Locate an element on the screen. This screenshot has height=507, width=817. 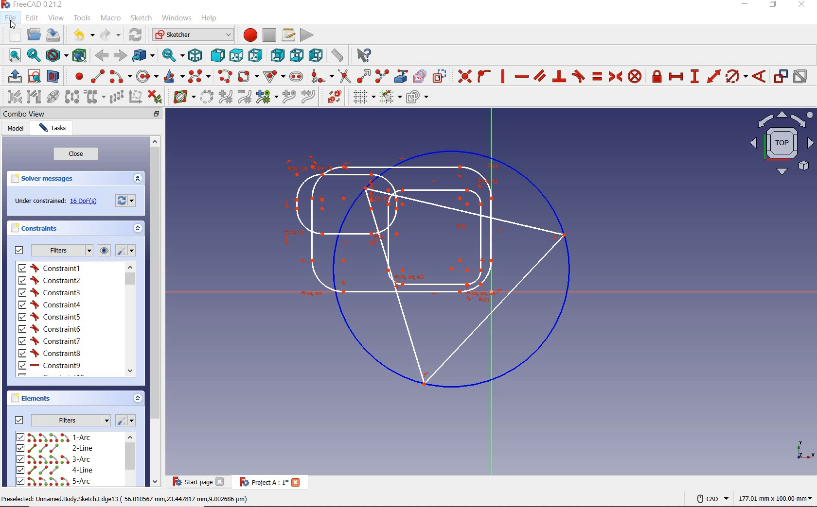
constraint3 is located at coordinates (50, 292).